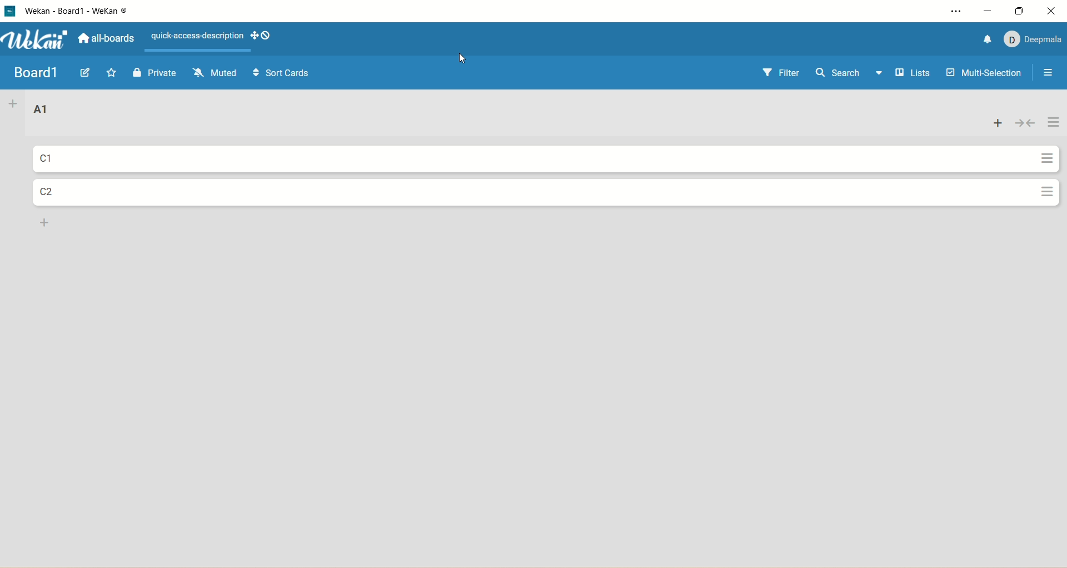  What do you see at coordinates (195, 37) in the screenshot?
I see `text` at bounding box center [195, 37].